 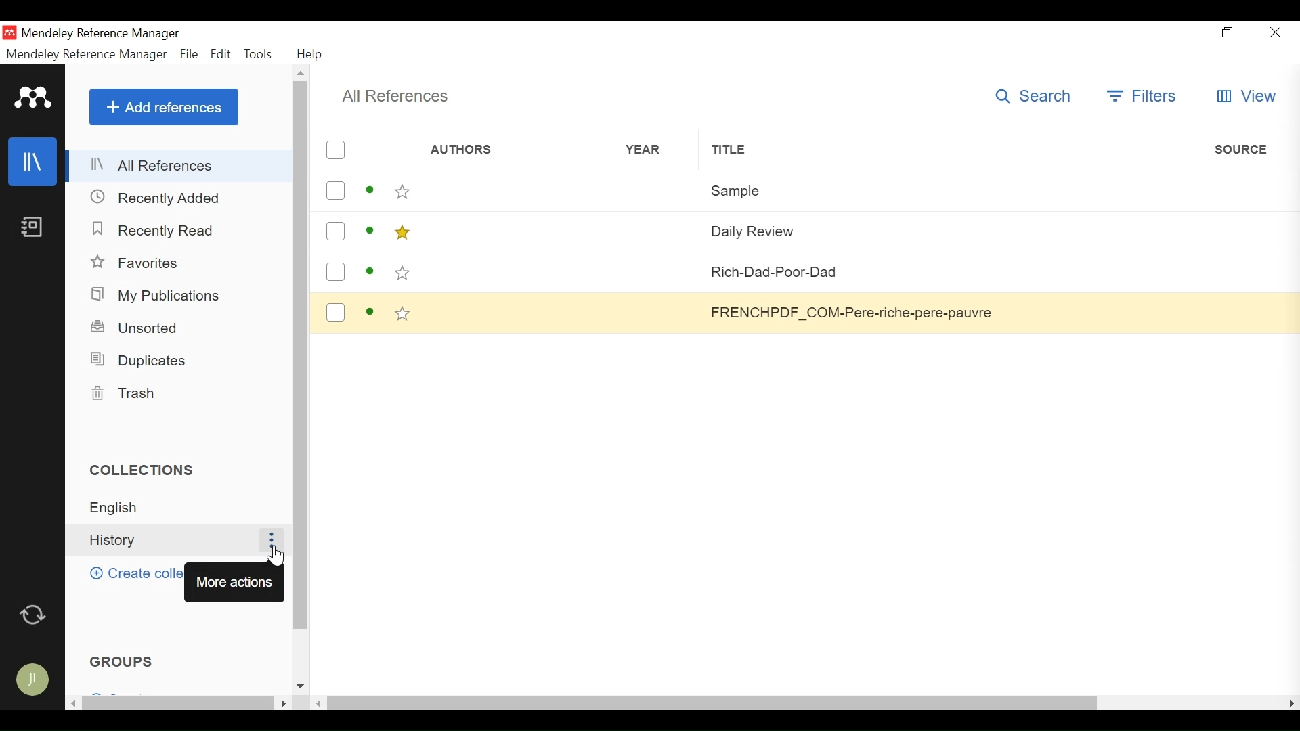 What do you see at coordinates (659, 311) in the screenshot?
I see `Year` at bounding box center [659, 311].